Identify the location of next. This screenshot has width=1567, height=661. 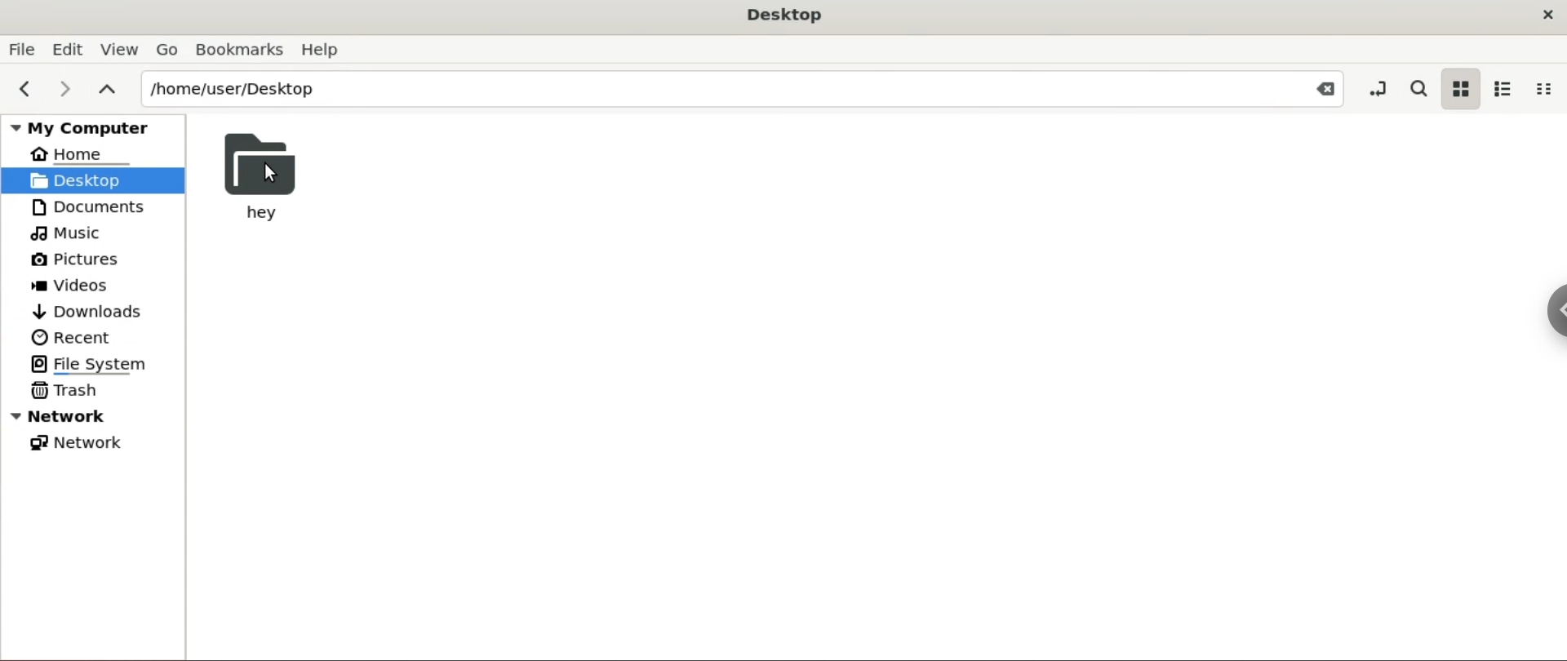
(67, 87).